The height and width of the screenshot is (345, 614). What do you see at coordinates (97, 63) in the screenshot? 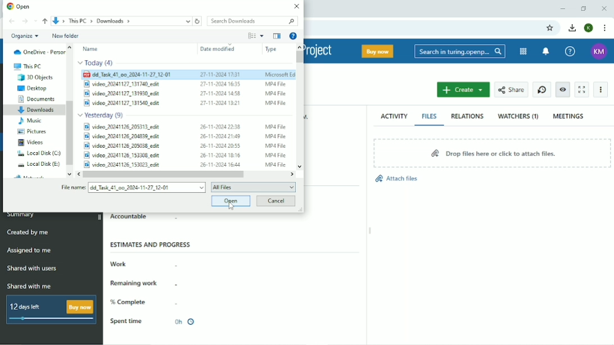
I see `Today` at bounding box center [97, 63].